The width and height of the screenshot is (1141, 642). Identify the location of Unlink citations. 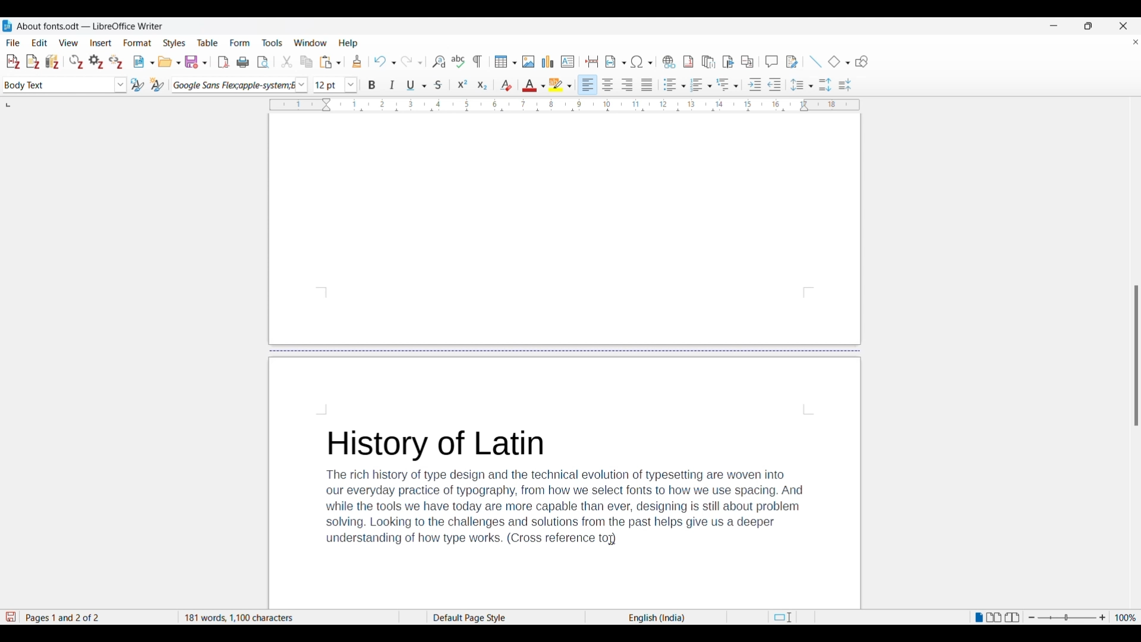
(115, 62).